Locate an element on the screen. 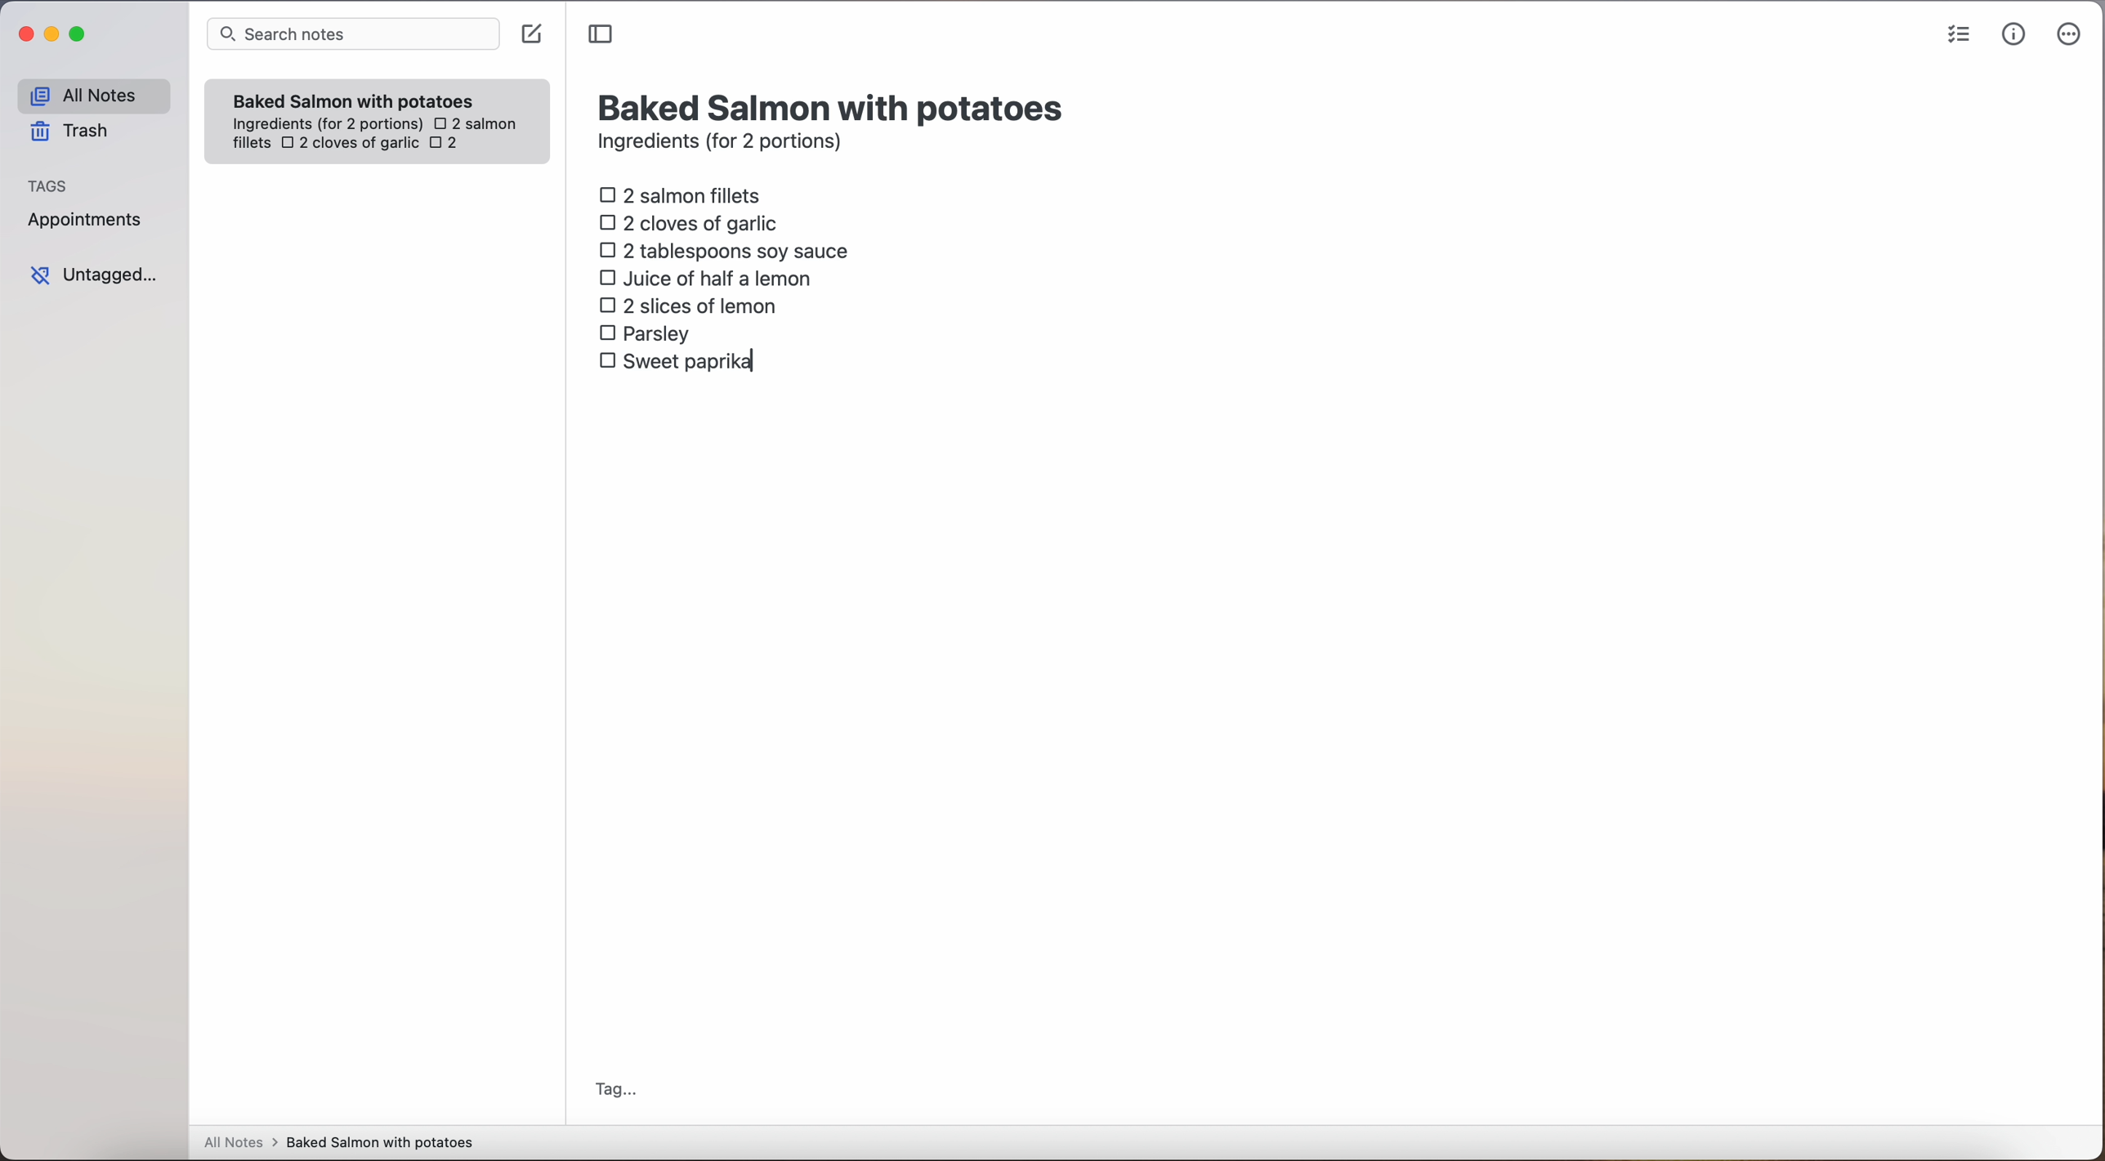  search bar is located at coordinates (351, 36).